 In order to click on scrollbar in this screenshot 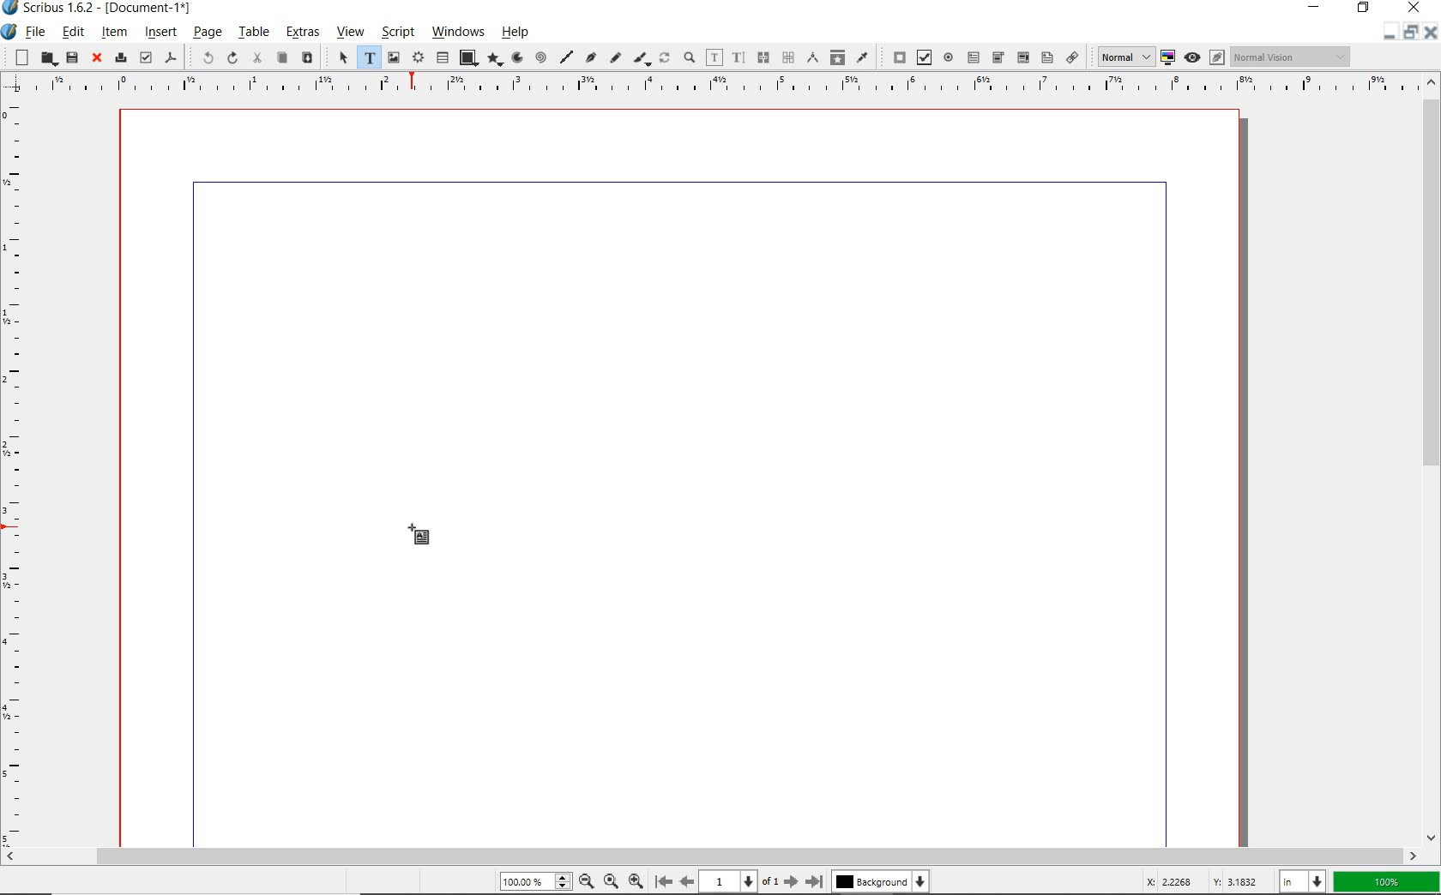, I will do `click(711, 856)`.